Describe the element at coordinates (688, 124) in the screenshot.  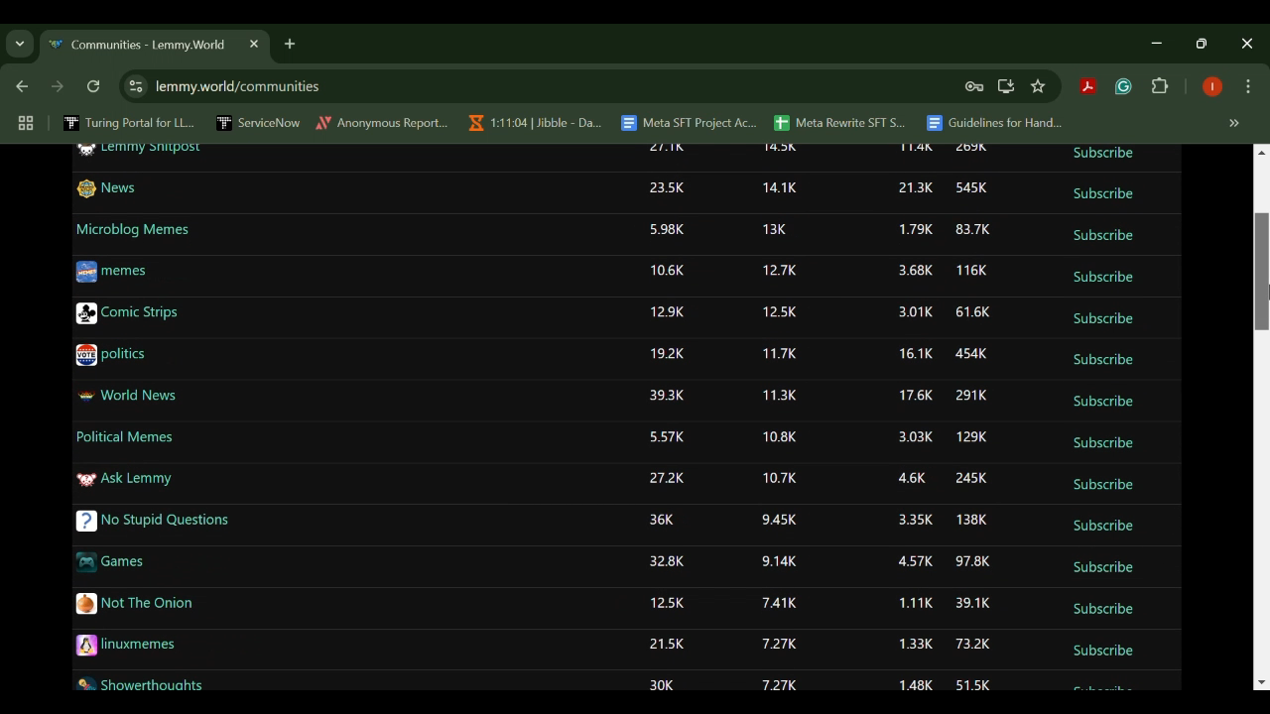
I see `Meta SFT Project Ac...` at that location.